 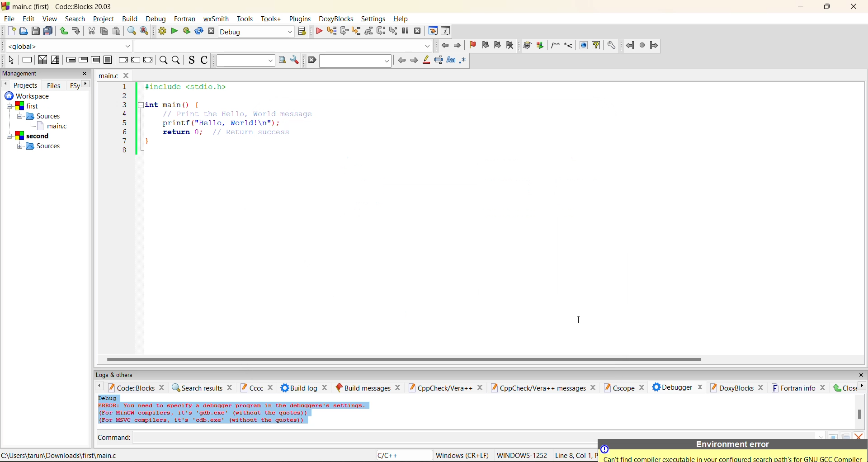 What do you see at coordinates (61, 455) in the screenshot?
I see `file location` at bounding box center [61, 455].